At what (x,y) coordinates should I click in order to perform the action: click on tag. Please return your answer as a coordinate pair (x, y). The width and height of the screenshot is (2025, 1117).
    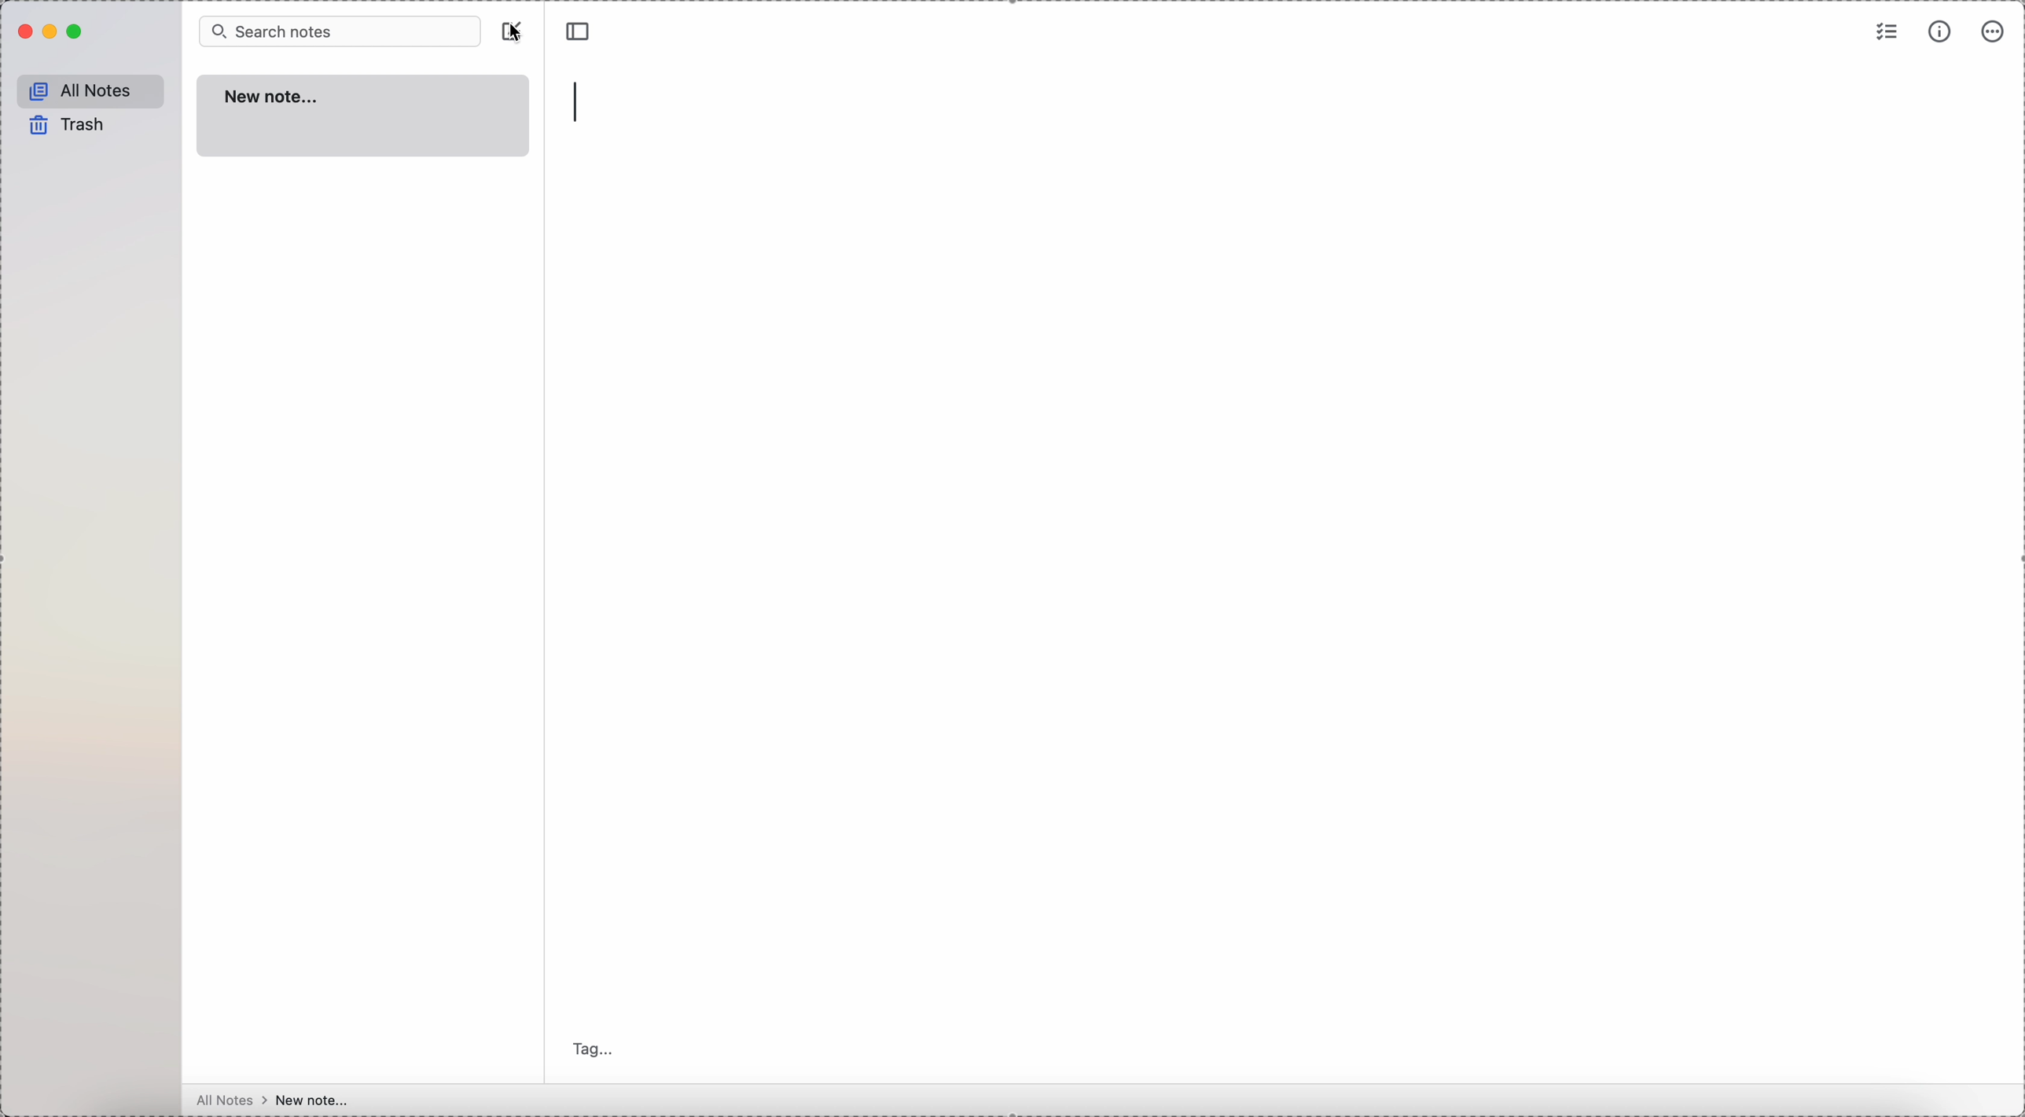
    Looking at the image, I should click on (594, 1049).